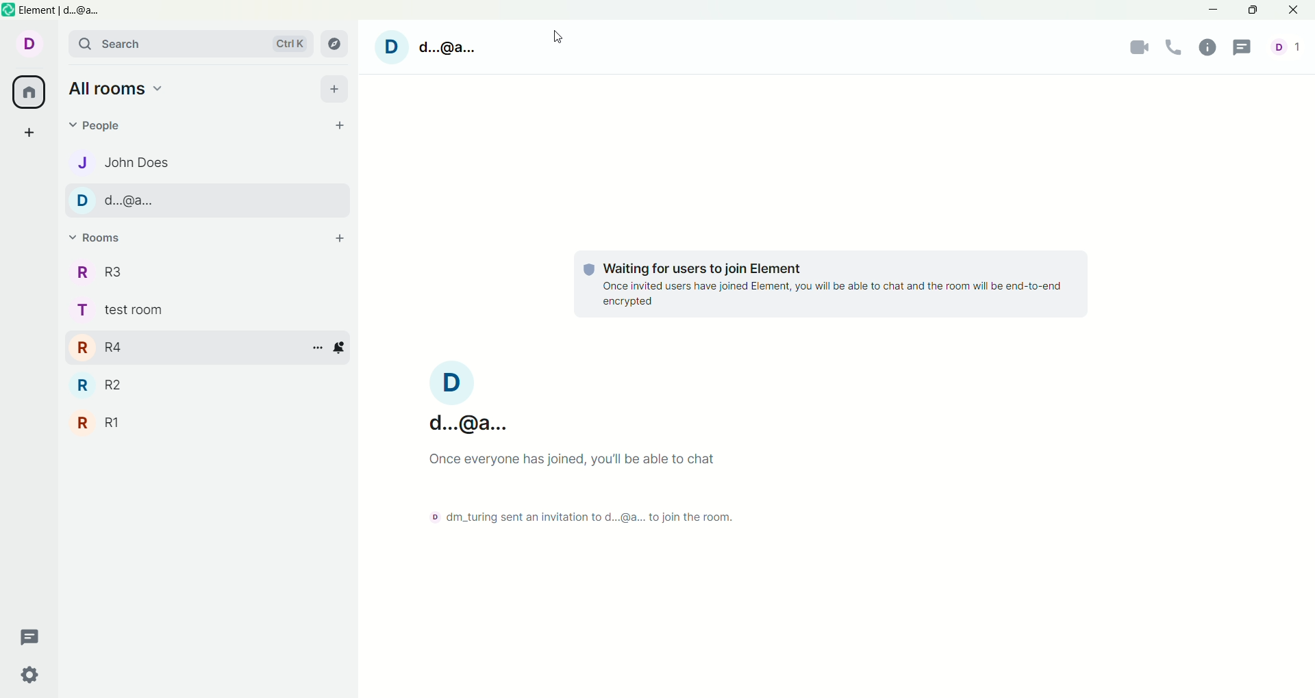 The image size is (1315, 698). Describe the element at coordinates (30, 674) in the screenshot. I see `quick settings` at that location.